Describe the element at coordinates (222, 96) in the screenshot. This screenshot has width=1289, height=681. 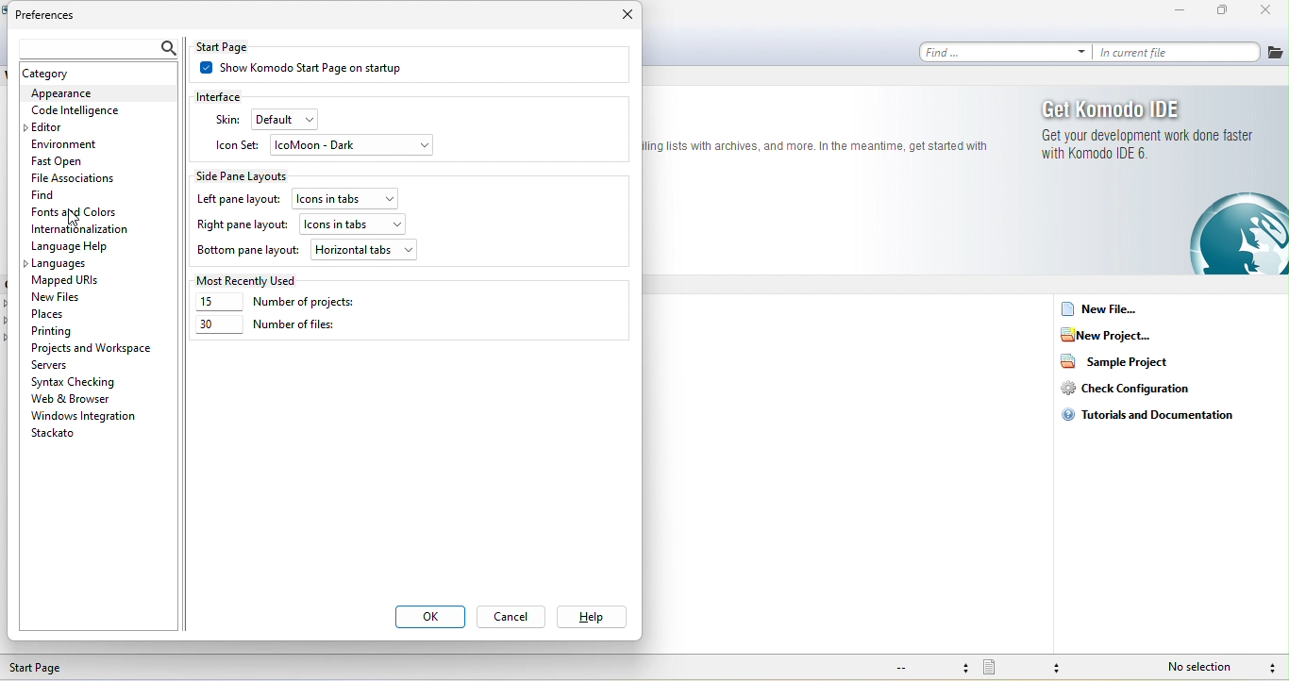
I see `interface` at that location.